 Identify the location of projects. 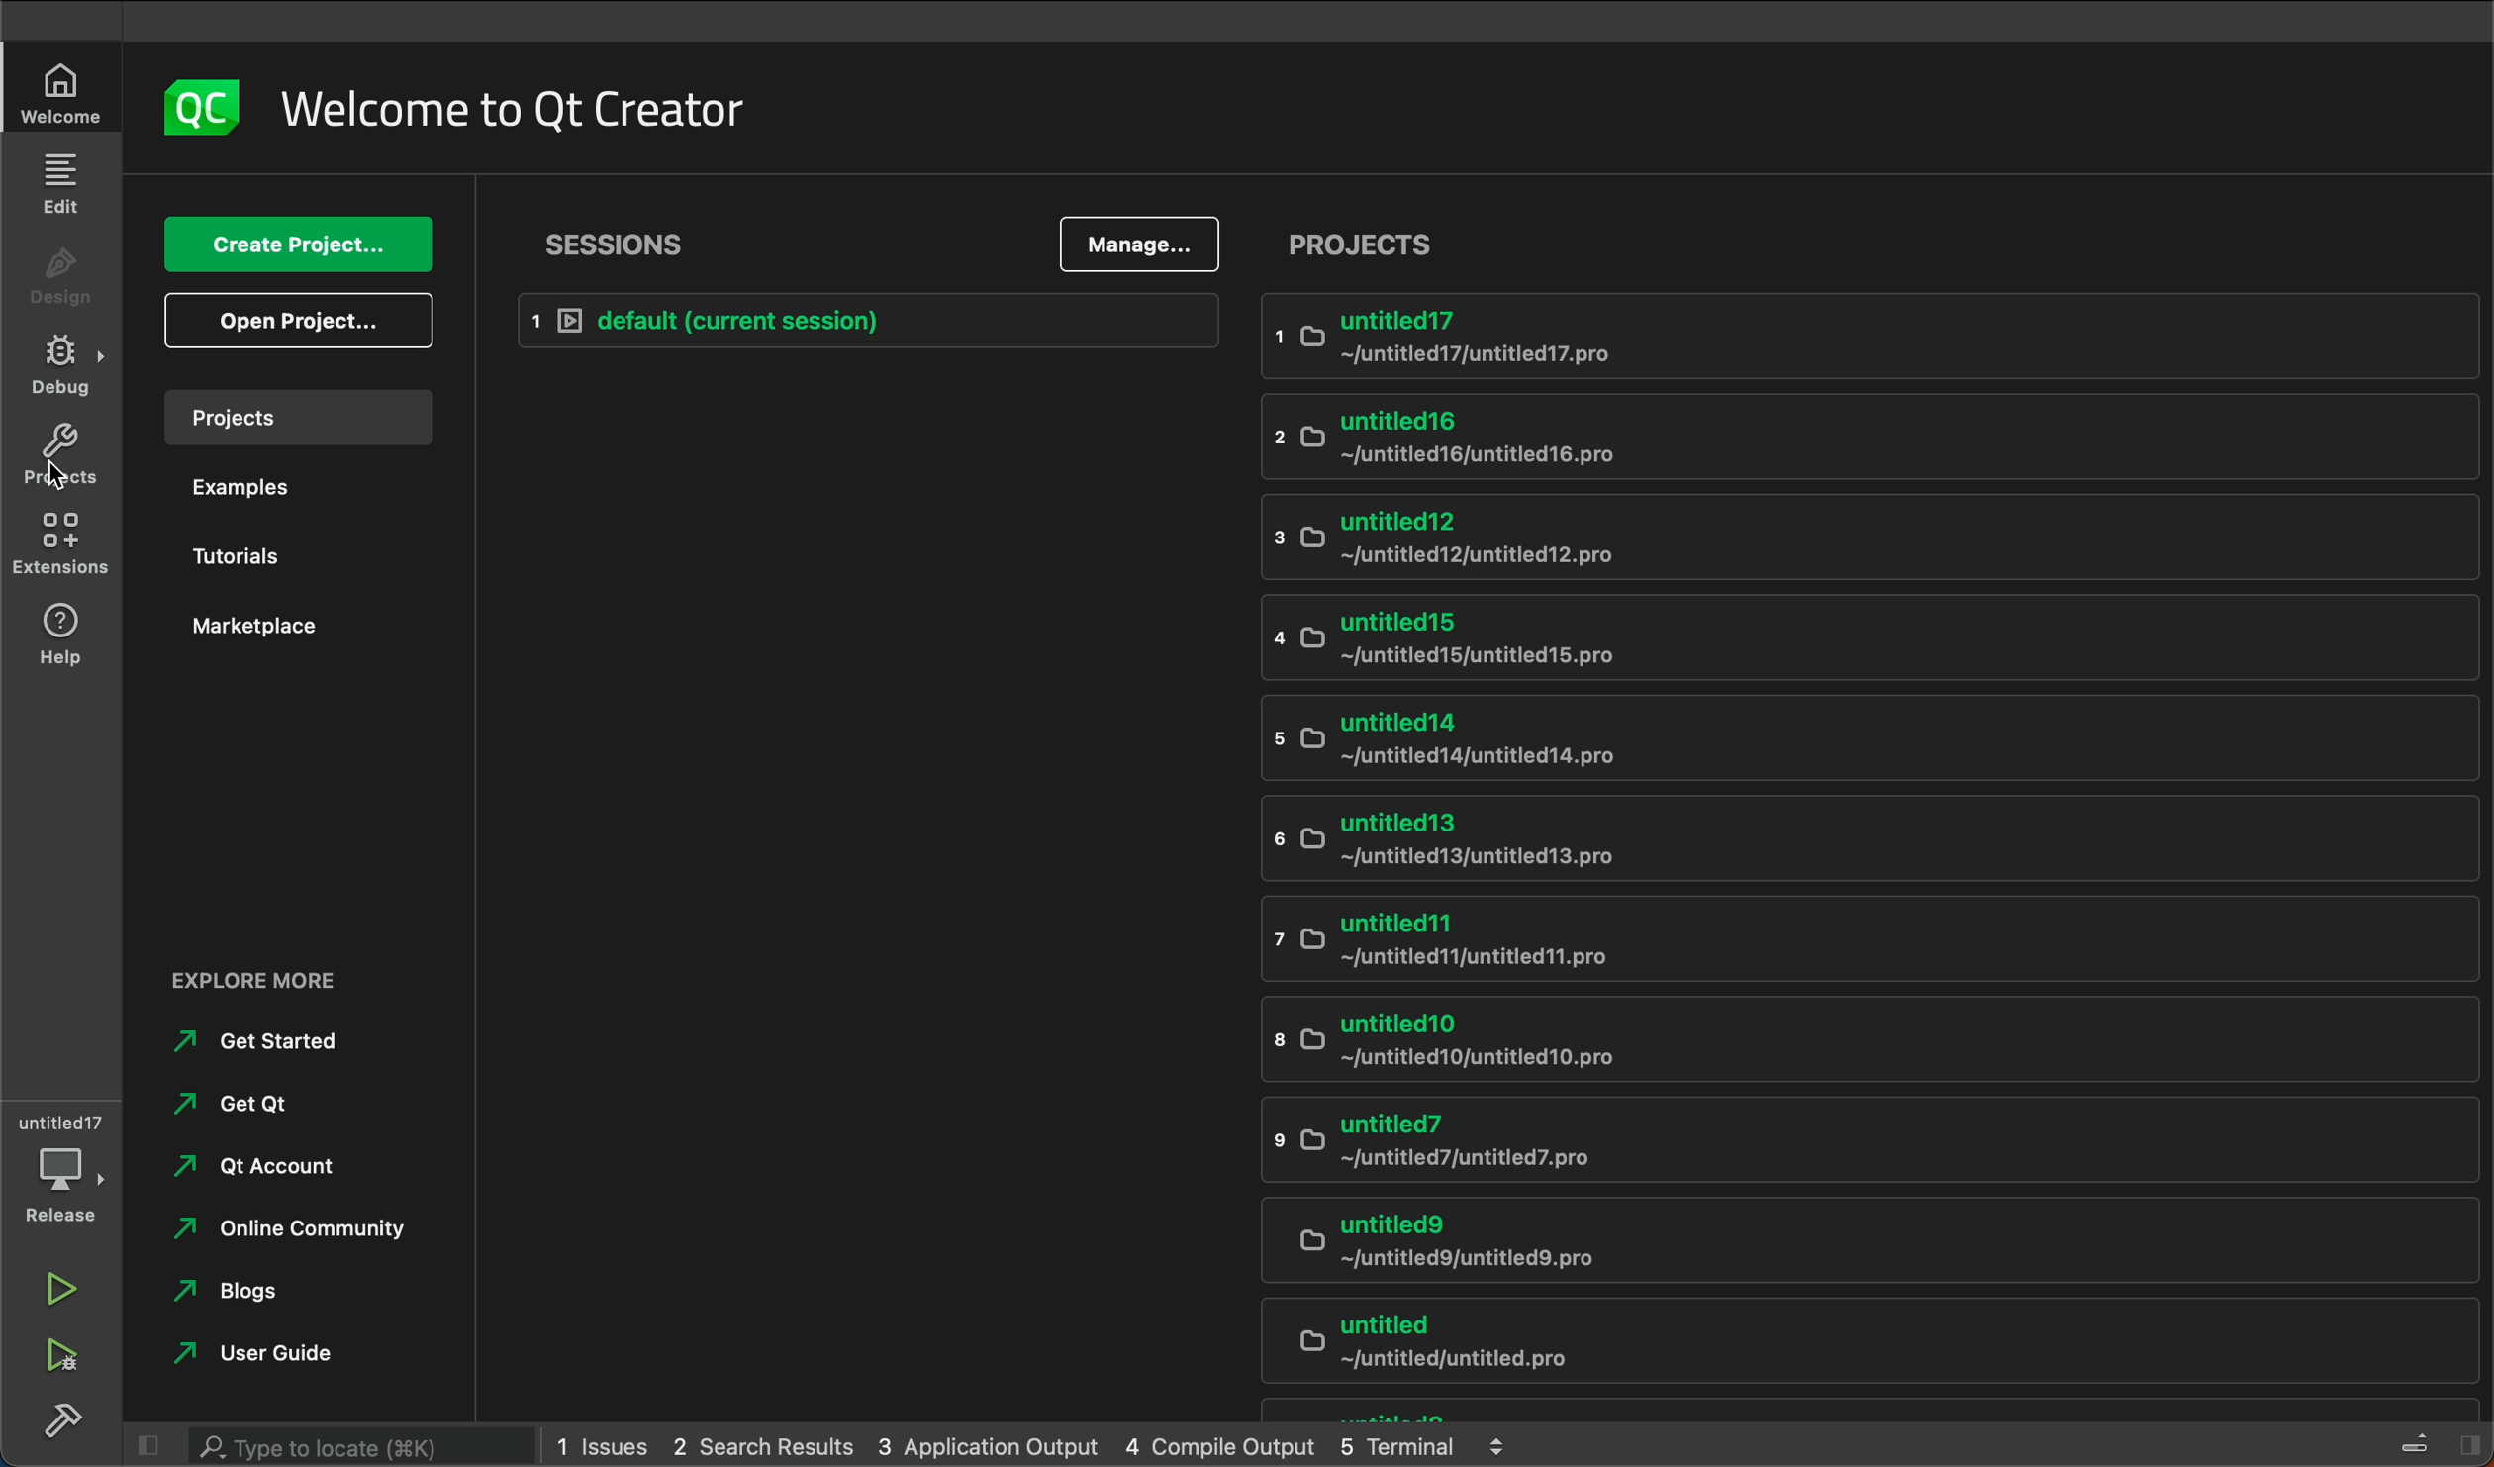
(69, 454).